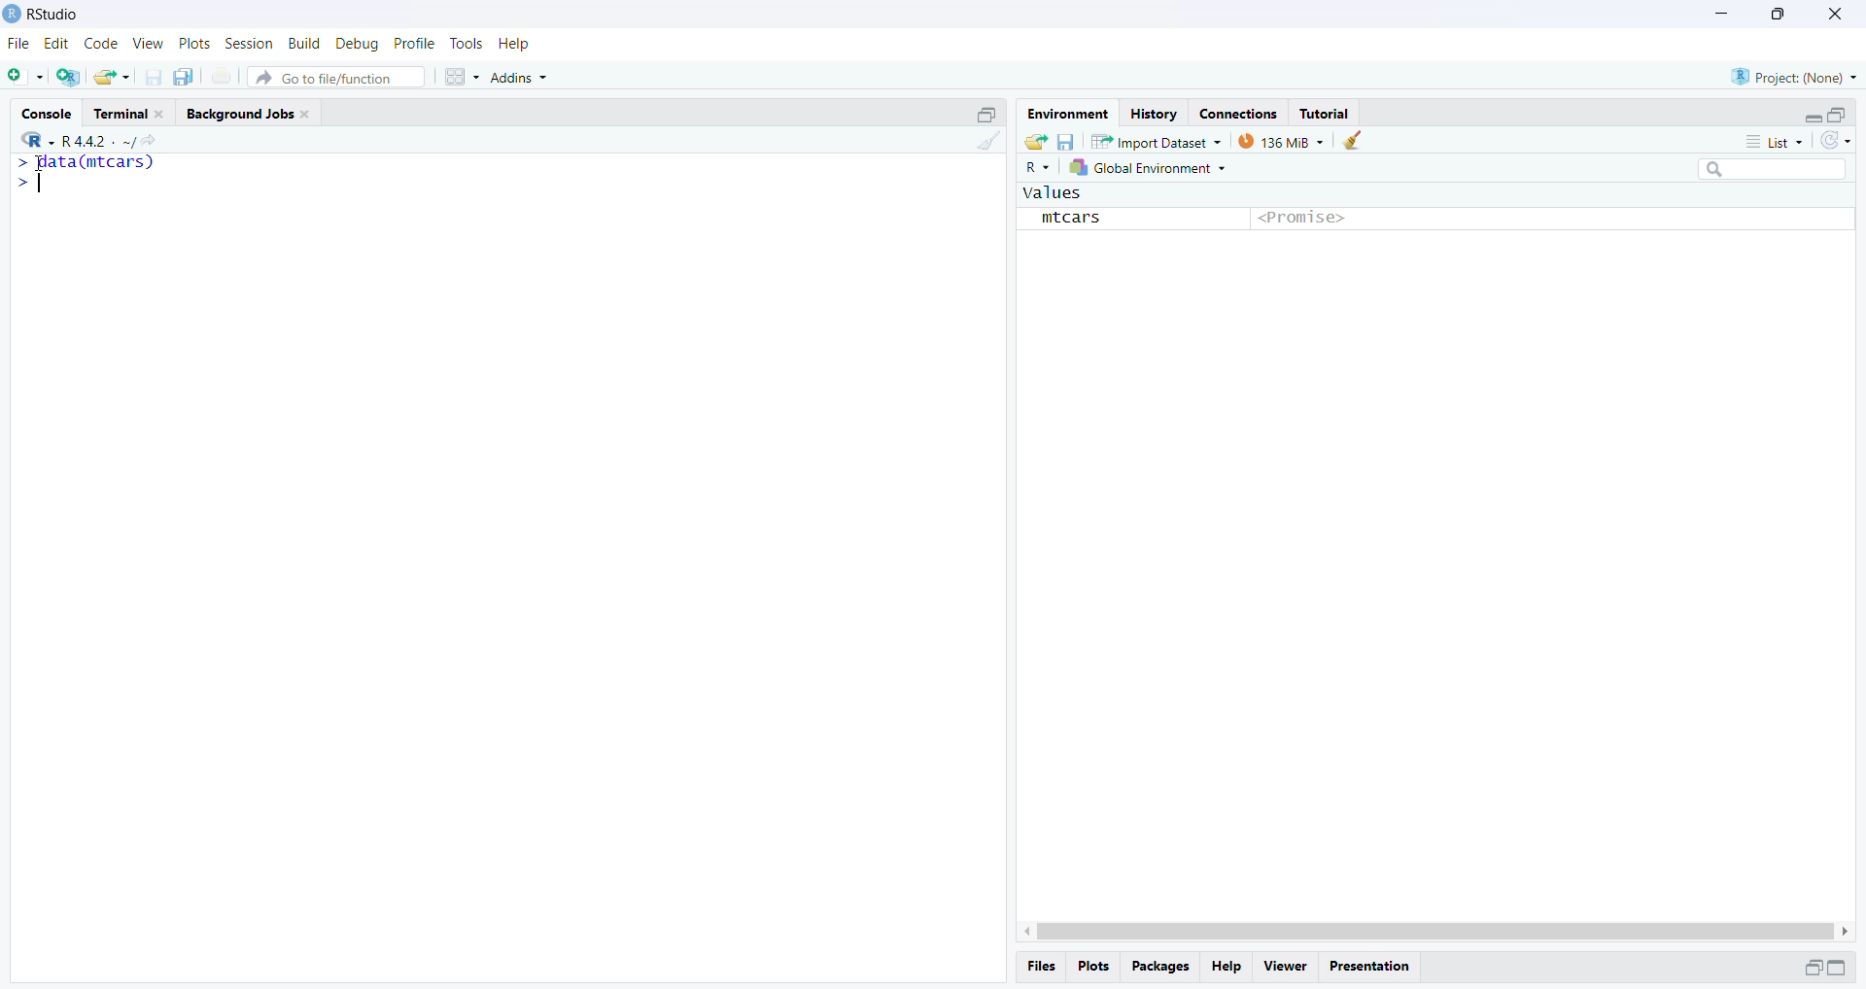 Image resolution: width=1866 pixels, height=989 pixels. What do you see at coordinates (988, 113) in the screenshot?
I see `Maximize` at bounding box center [988, 113].